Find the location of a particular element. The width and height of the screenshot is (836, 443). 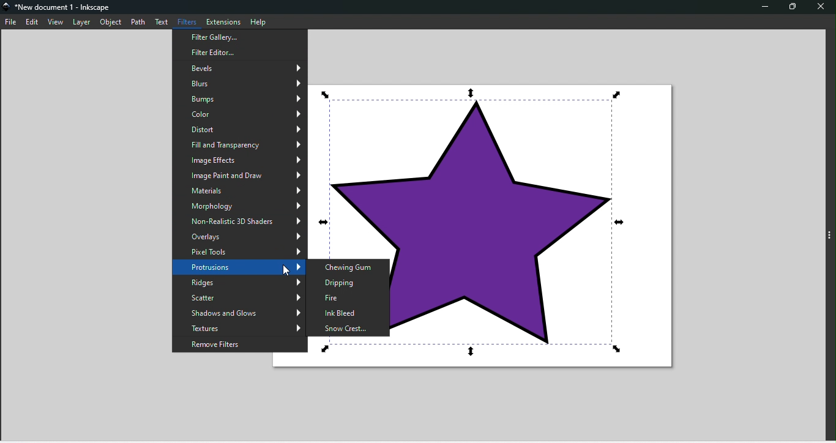

Image effects is located at coordinates (241, 158).